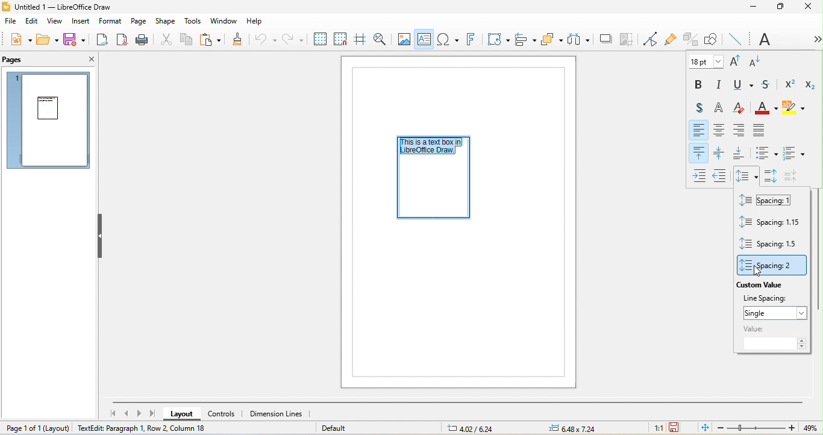  I want to click on close, so click(86, 58).